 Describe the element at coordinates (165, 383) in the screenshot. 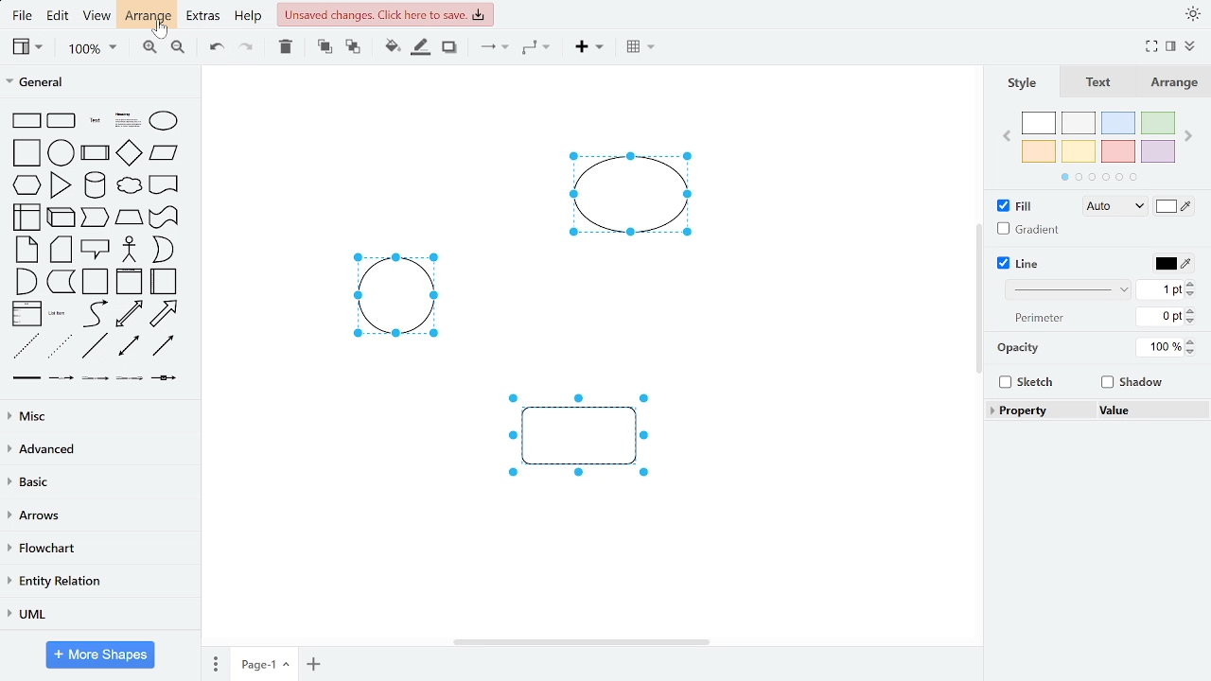

I see `Connector with symbol` at that location.